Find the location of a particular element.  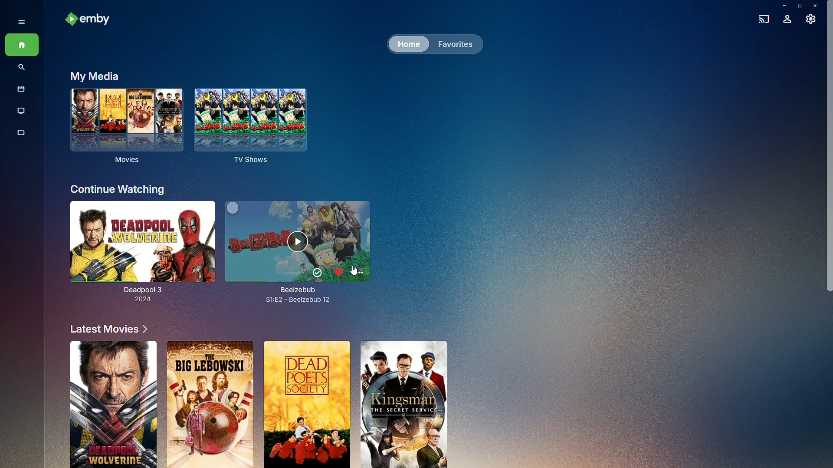

Favorites is located at coordinates (453, 43).